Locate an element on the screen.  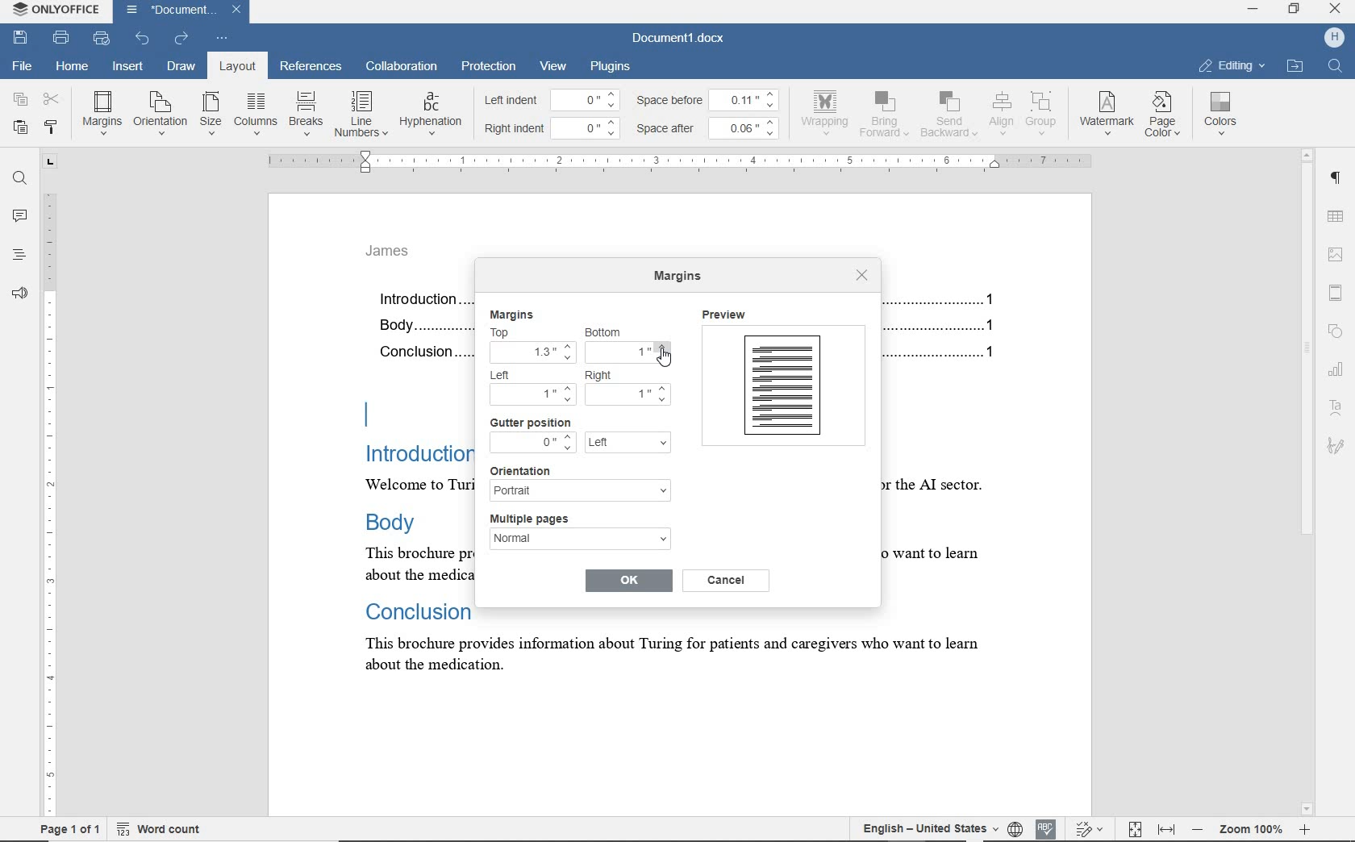
feedback & support is located at coordinates (19, 294).